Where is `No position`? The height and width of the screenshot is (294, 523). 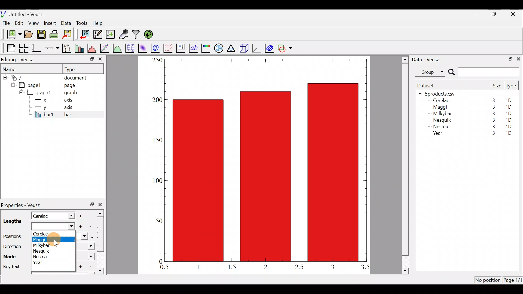
No position is located at coordinates (488, 280).